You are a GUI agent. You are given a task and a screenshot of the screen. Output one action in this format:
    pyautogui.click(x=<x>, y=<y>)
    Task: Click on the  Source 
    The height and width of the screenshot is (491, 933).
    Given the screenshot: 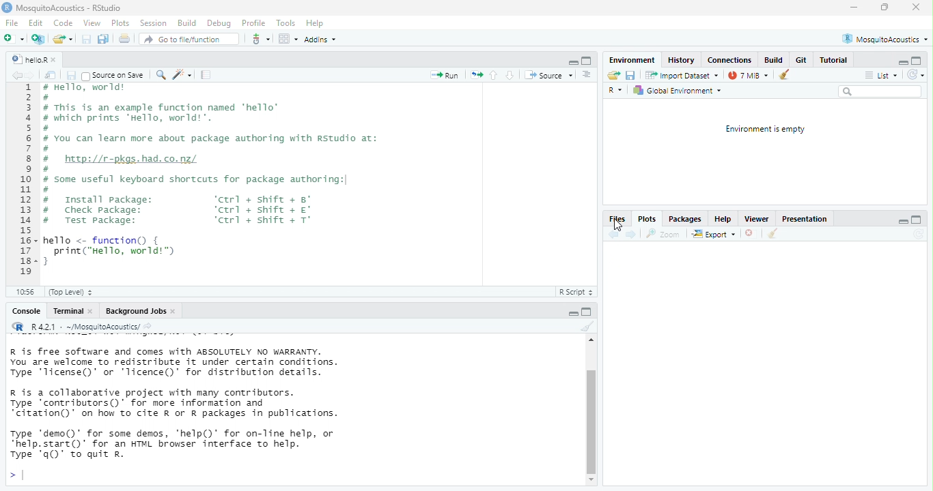 What is the action you would take?
    pyautogui.click(x=548, y=76)
    